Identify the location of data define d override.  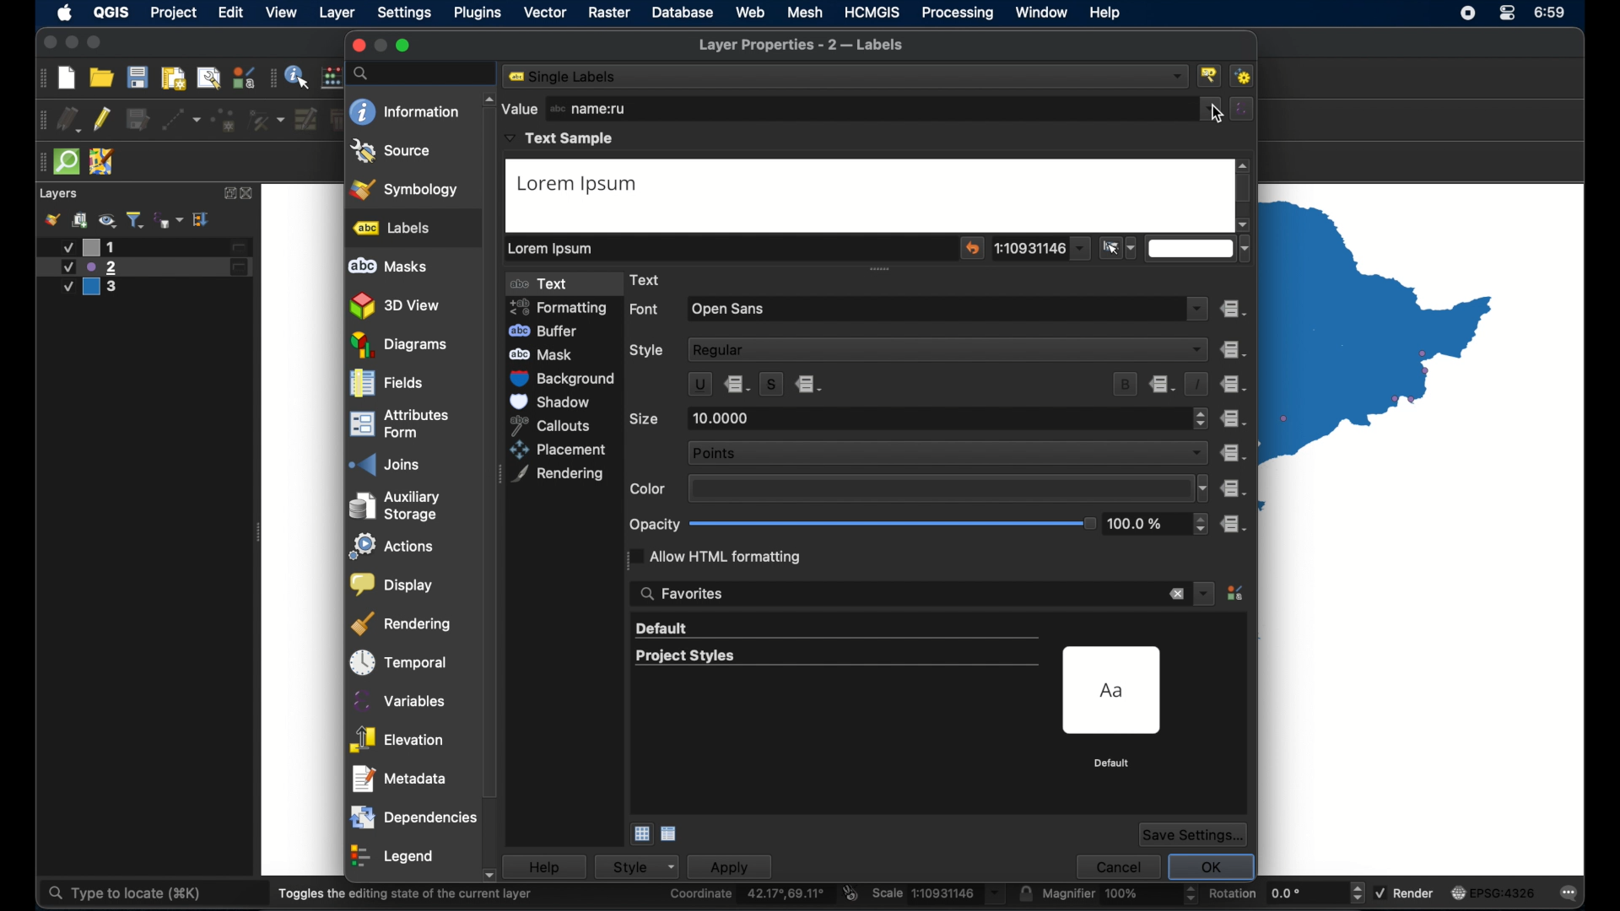
(738, 384).